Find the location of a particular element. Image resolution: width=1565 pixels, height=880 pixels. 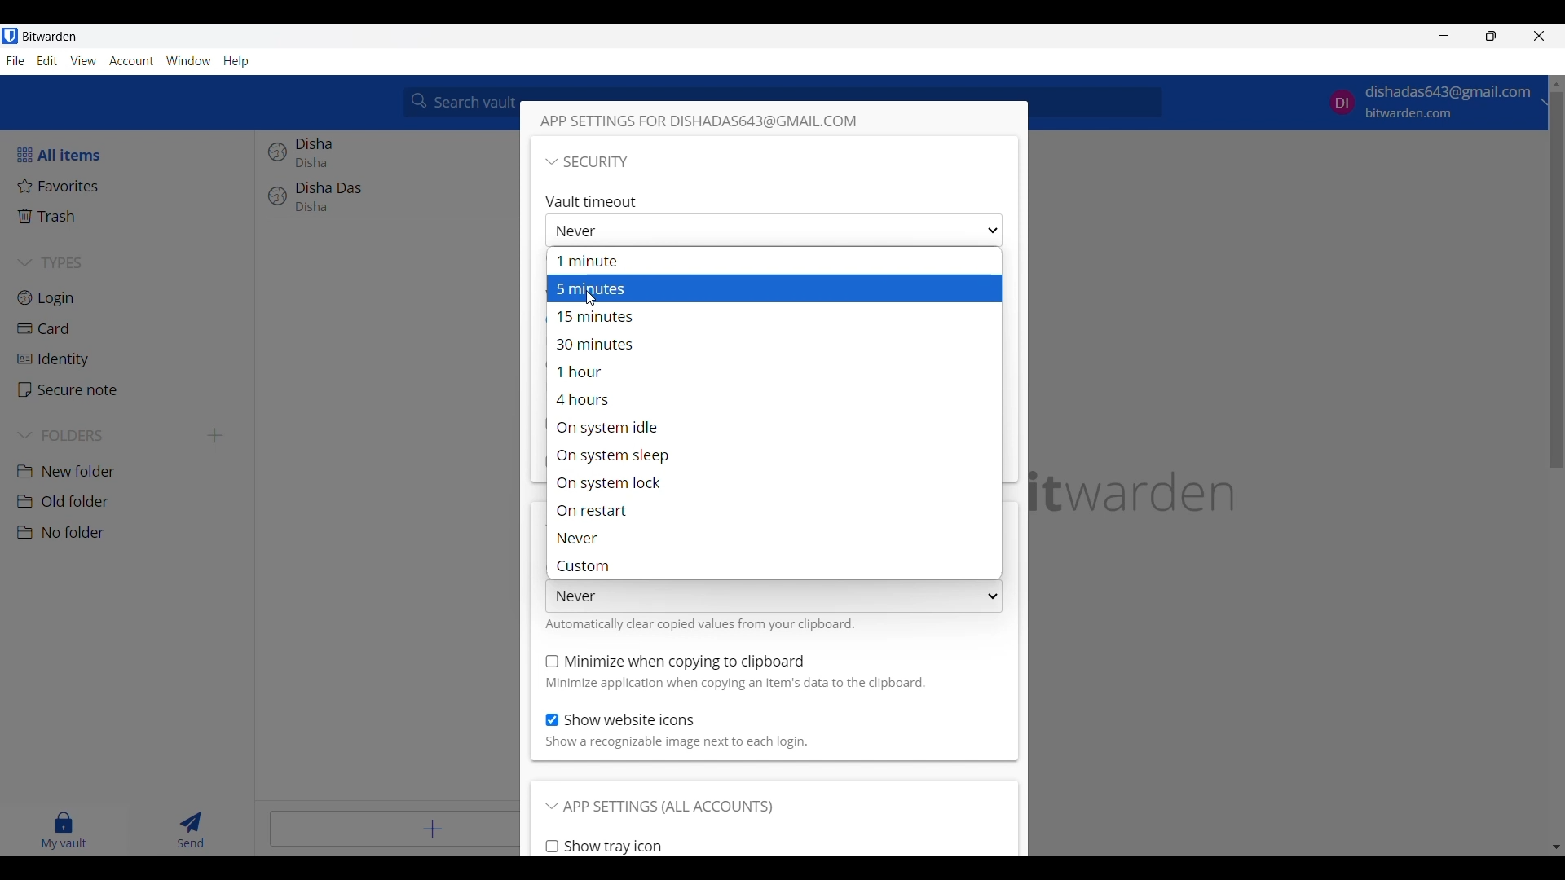

scrollbar is located at coordinates (1555, 282).